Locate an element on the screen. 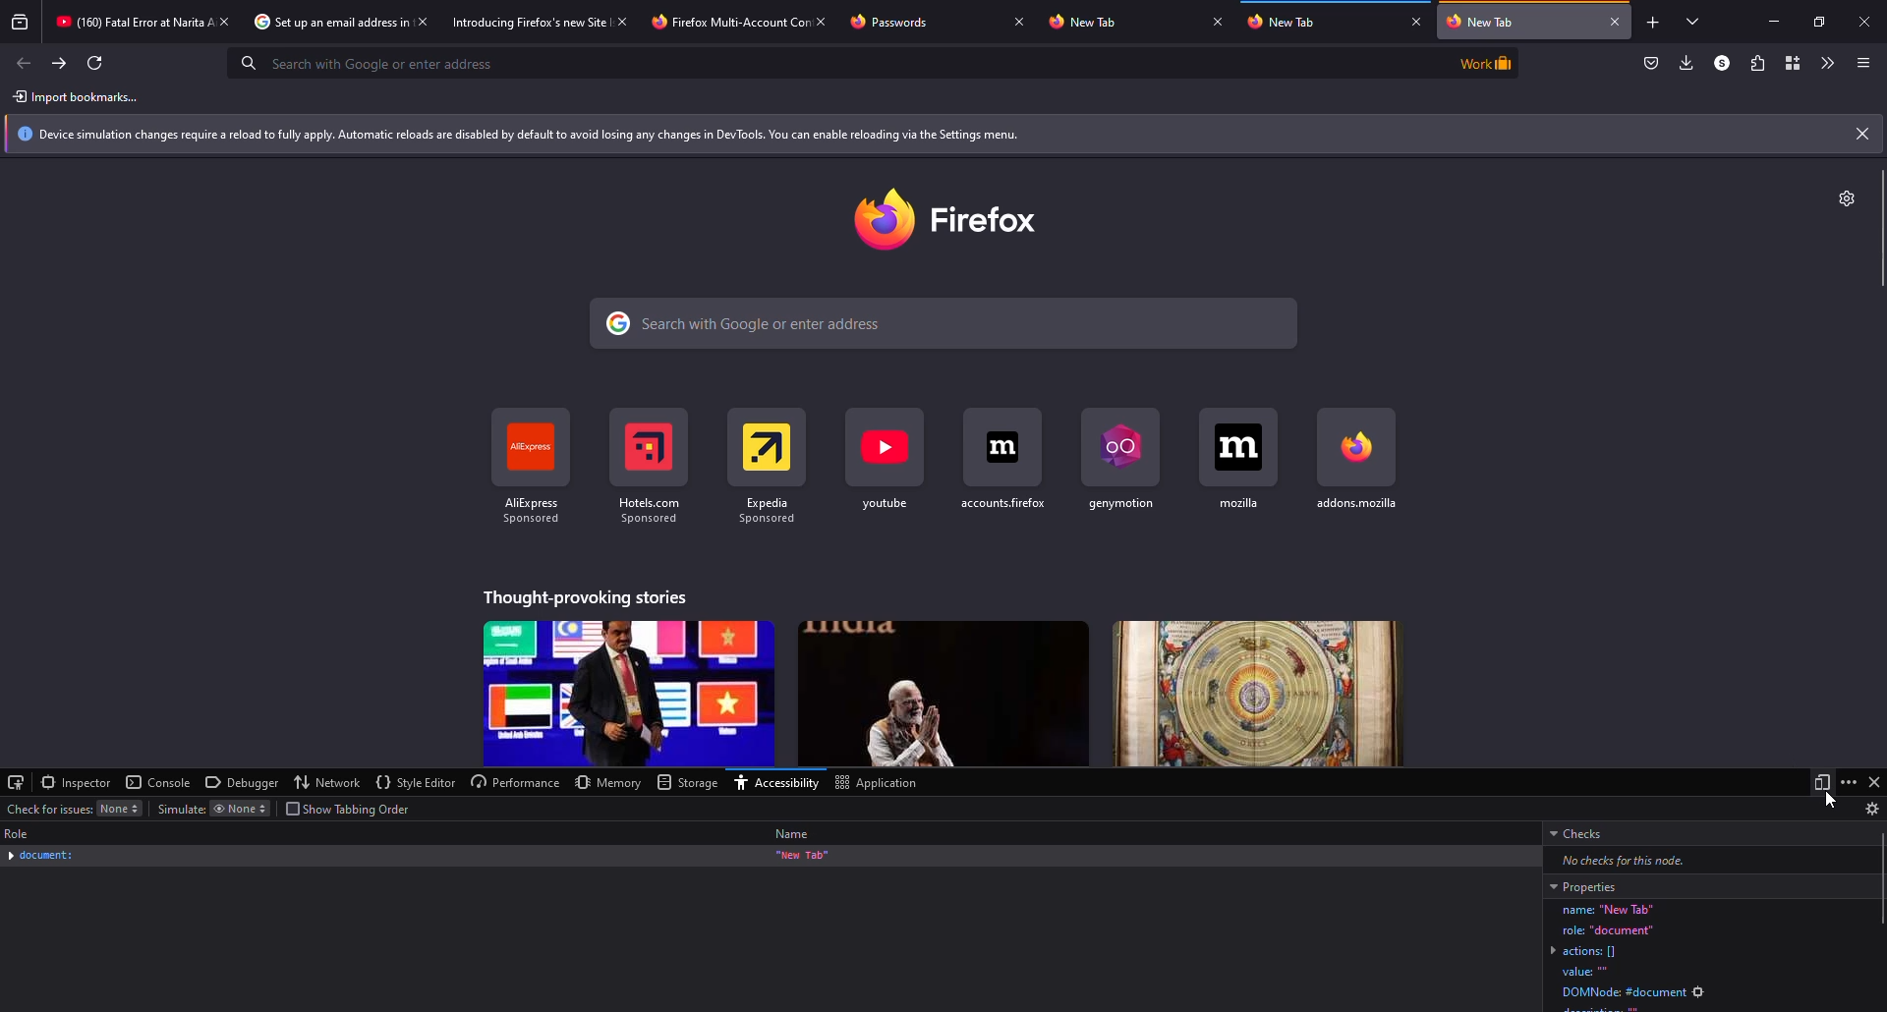 Image resolution: width=1887 pixels, height=1012 pixels. style editor is located at coordinates (417, 782).